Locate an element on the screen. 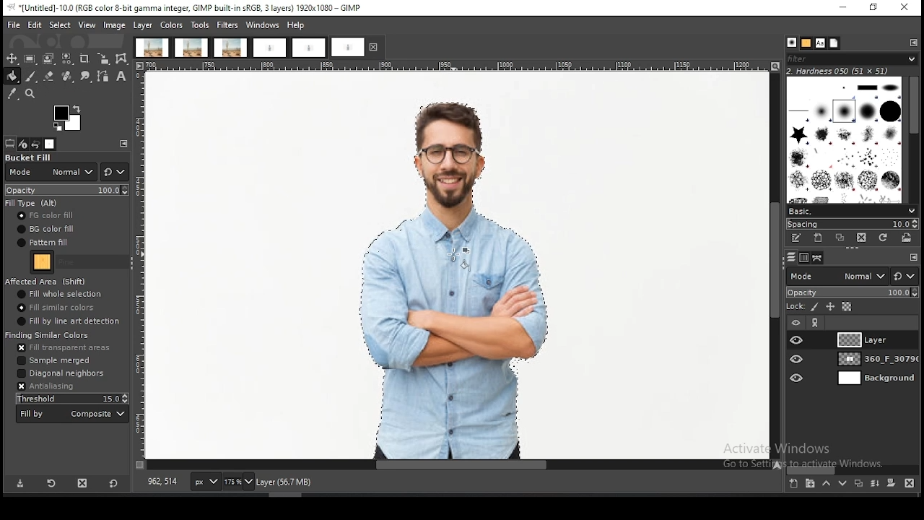 The width and height of the screenshot is (924, 520). spacing is located at coordinates (850, 225).